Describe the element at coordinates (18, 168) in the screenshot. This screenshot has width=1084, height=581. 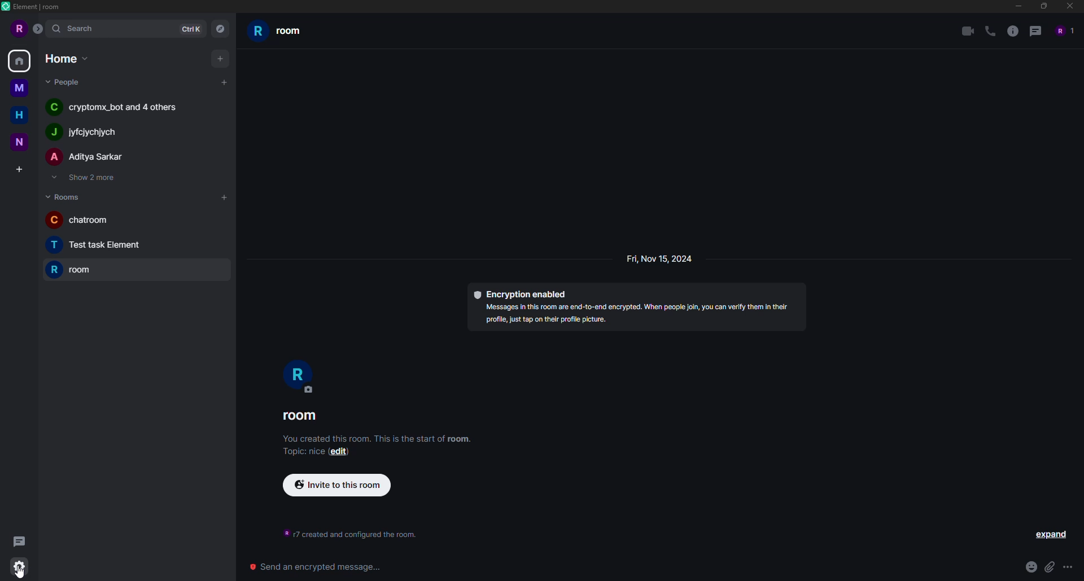
I see `create space` at that location.